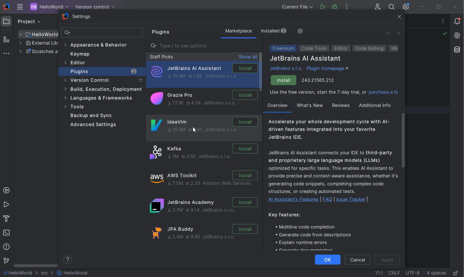  Describe the element at coordinates (413, 272) in the screenshot. I see `FILE ENCODING` at that location.